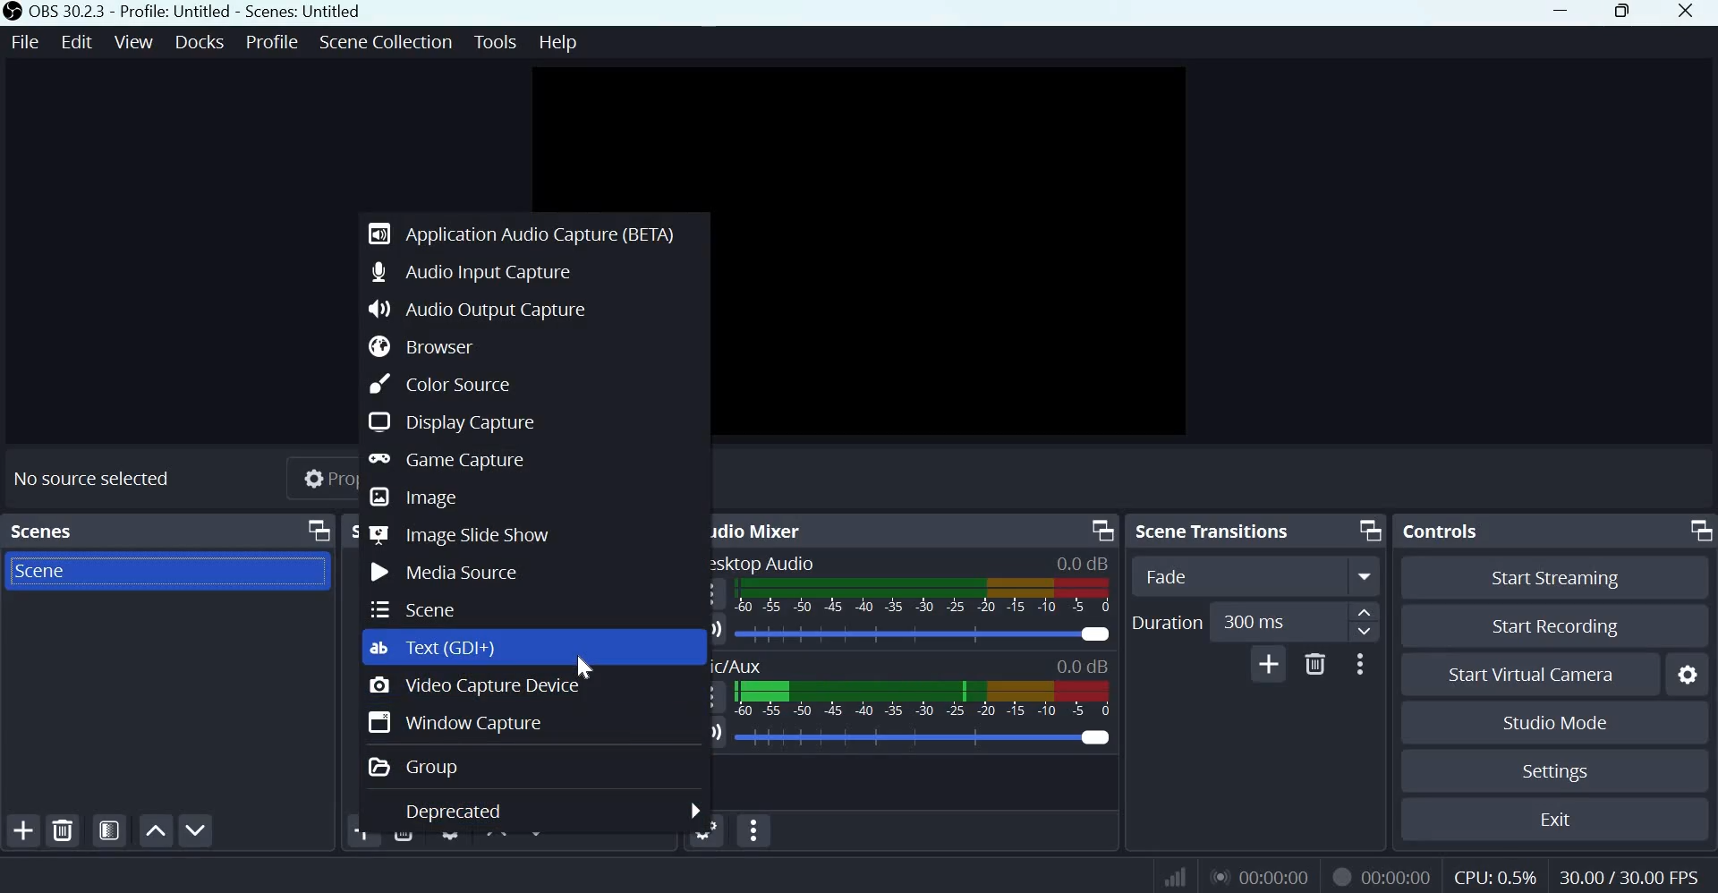 The width and height of the screenshot is (1718, 893). What do you see at coordinates (64, 831) in the screenshot?
I see `Remove selected scene` at bounding box center [64, 831].